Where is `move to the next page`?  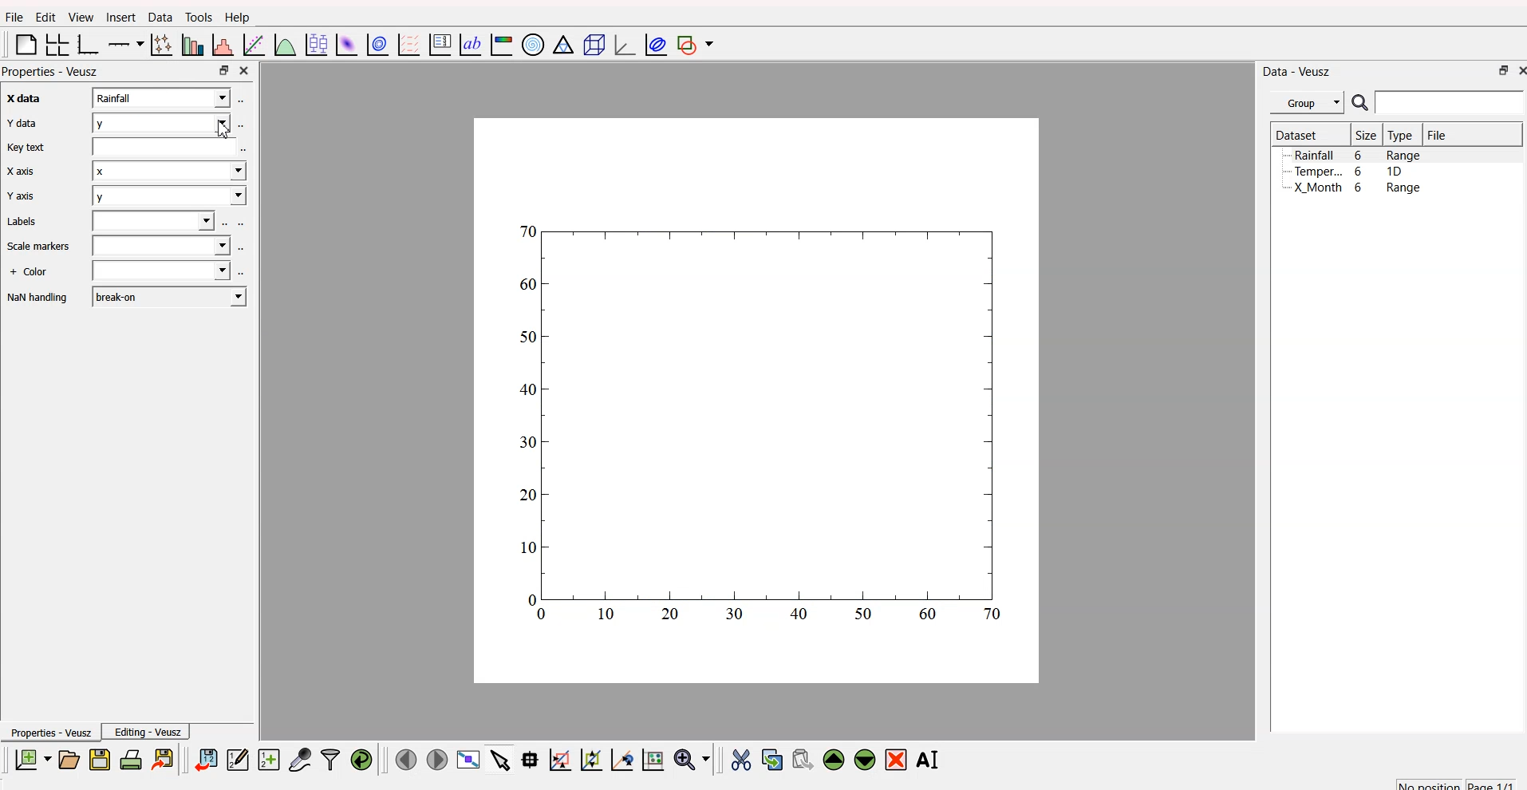 move to the next page is located at coordinates (439, 760).